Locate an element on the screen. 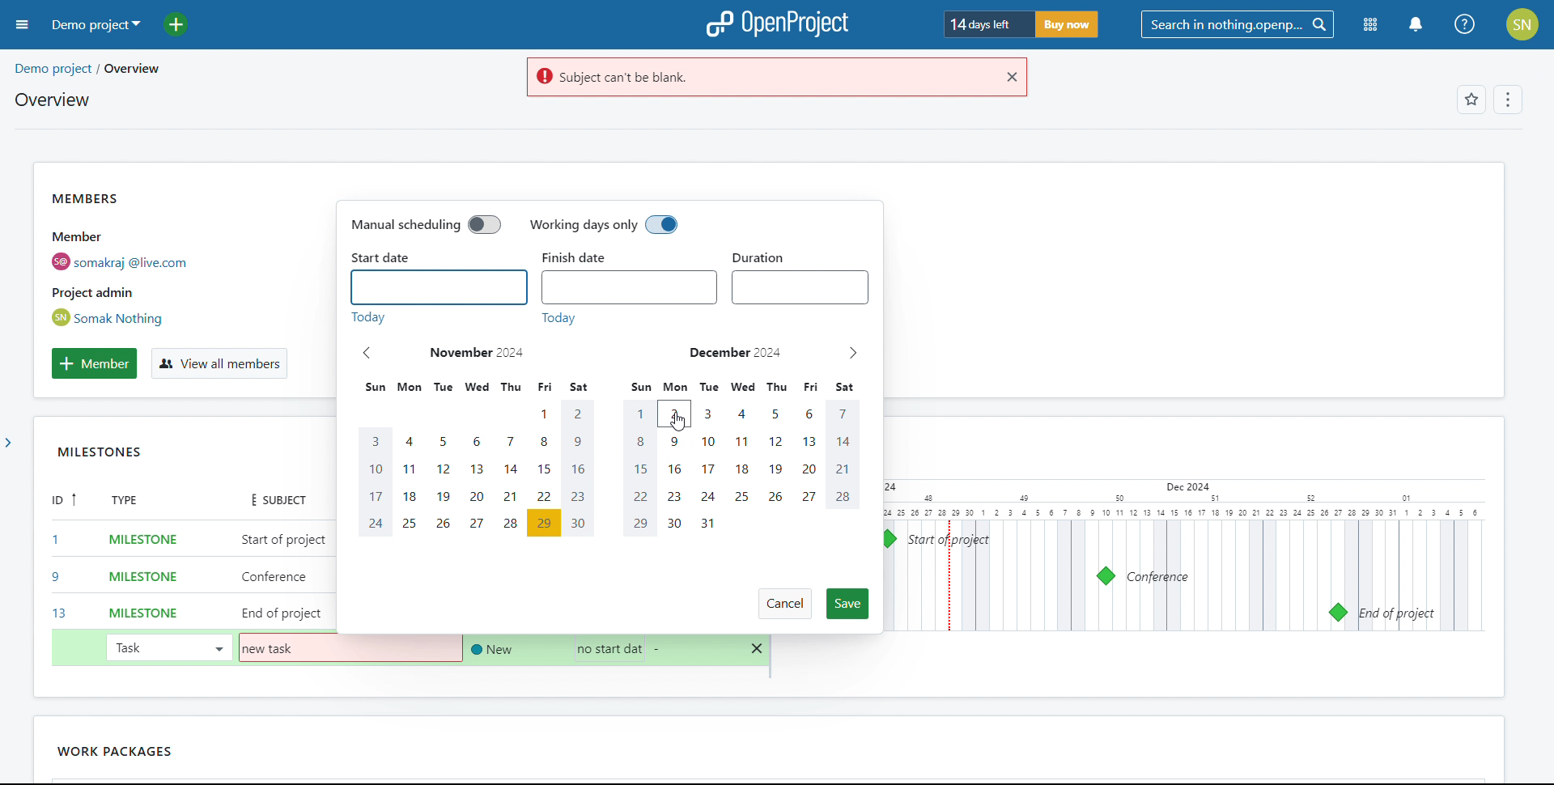 The width and height of the screenshot is (1554, 785). scroll up is located at coordinates (1543, 57).